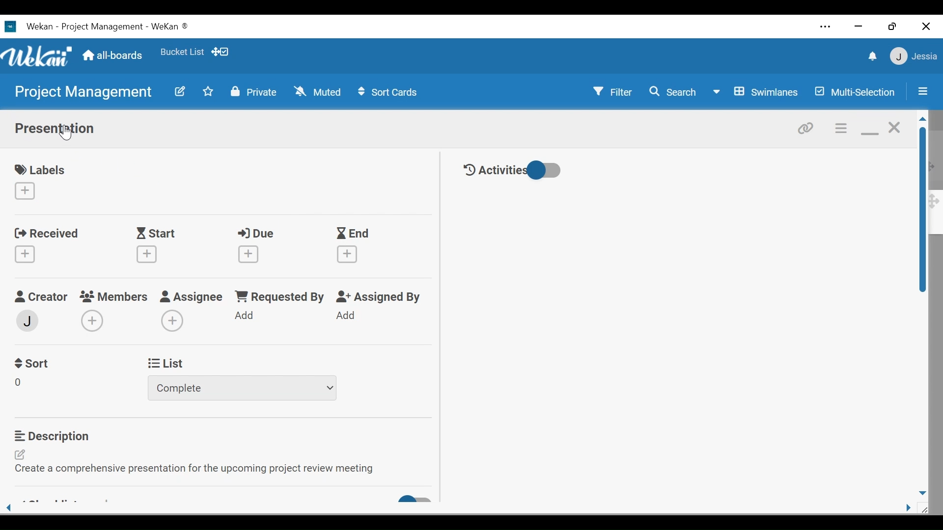 The width and height of the screenshot is (943, 530). Describe the element at coordinates (673, 92) in the screenshot. I see `Search` at that location.